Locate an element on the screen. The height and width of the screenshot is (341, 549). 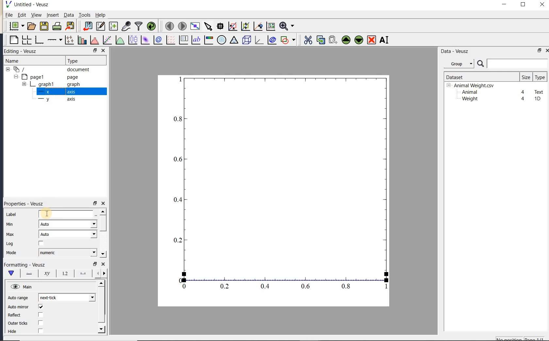
check/uncheck is located at coordinates (41, 323).